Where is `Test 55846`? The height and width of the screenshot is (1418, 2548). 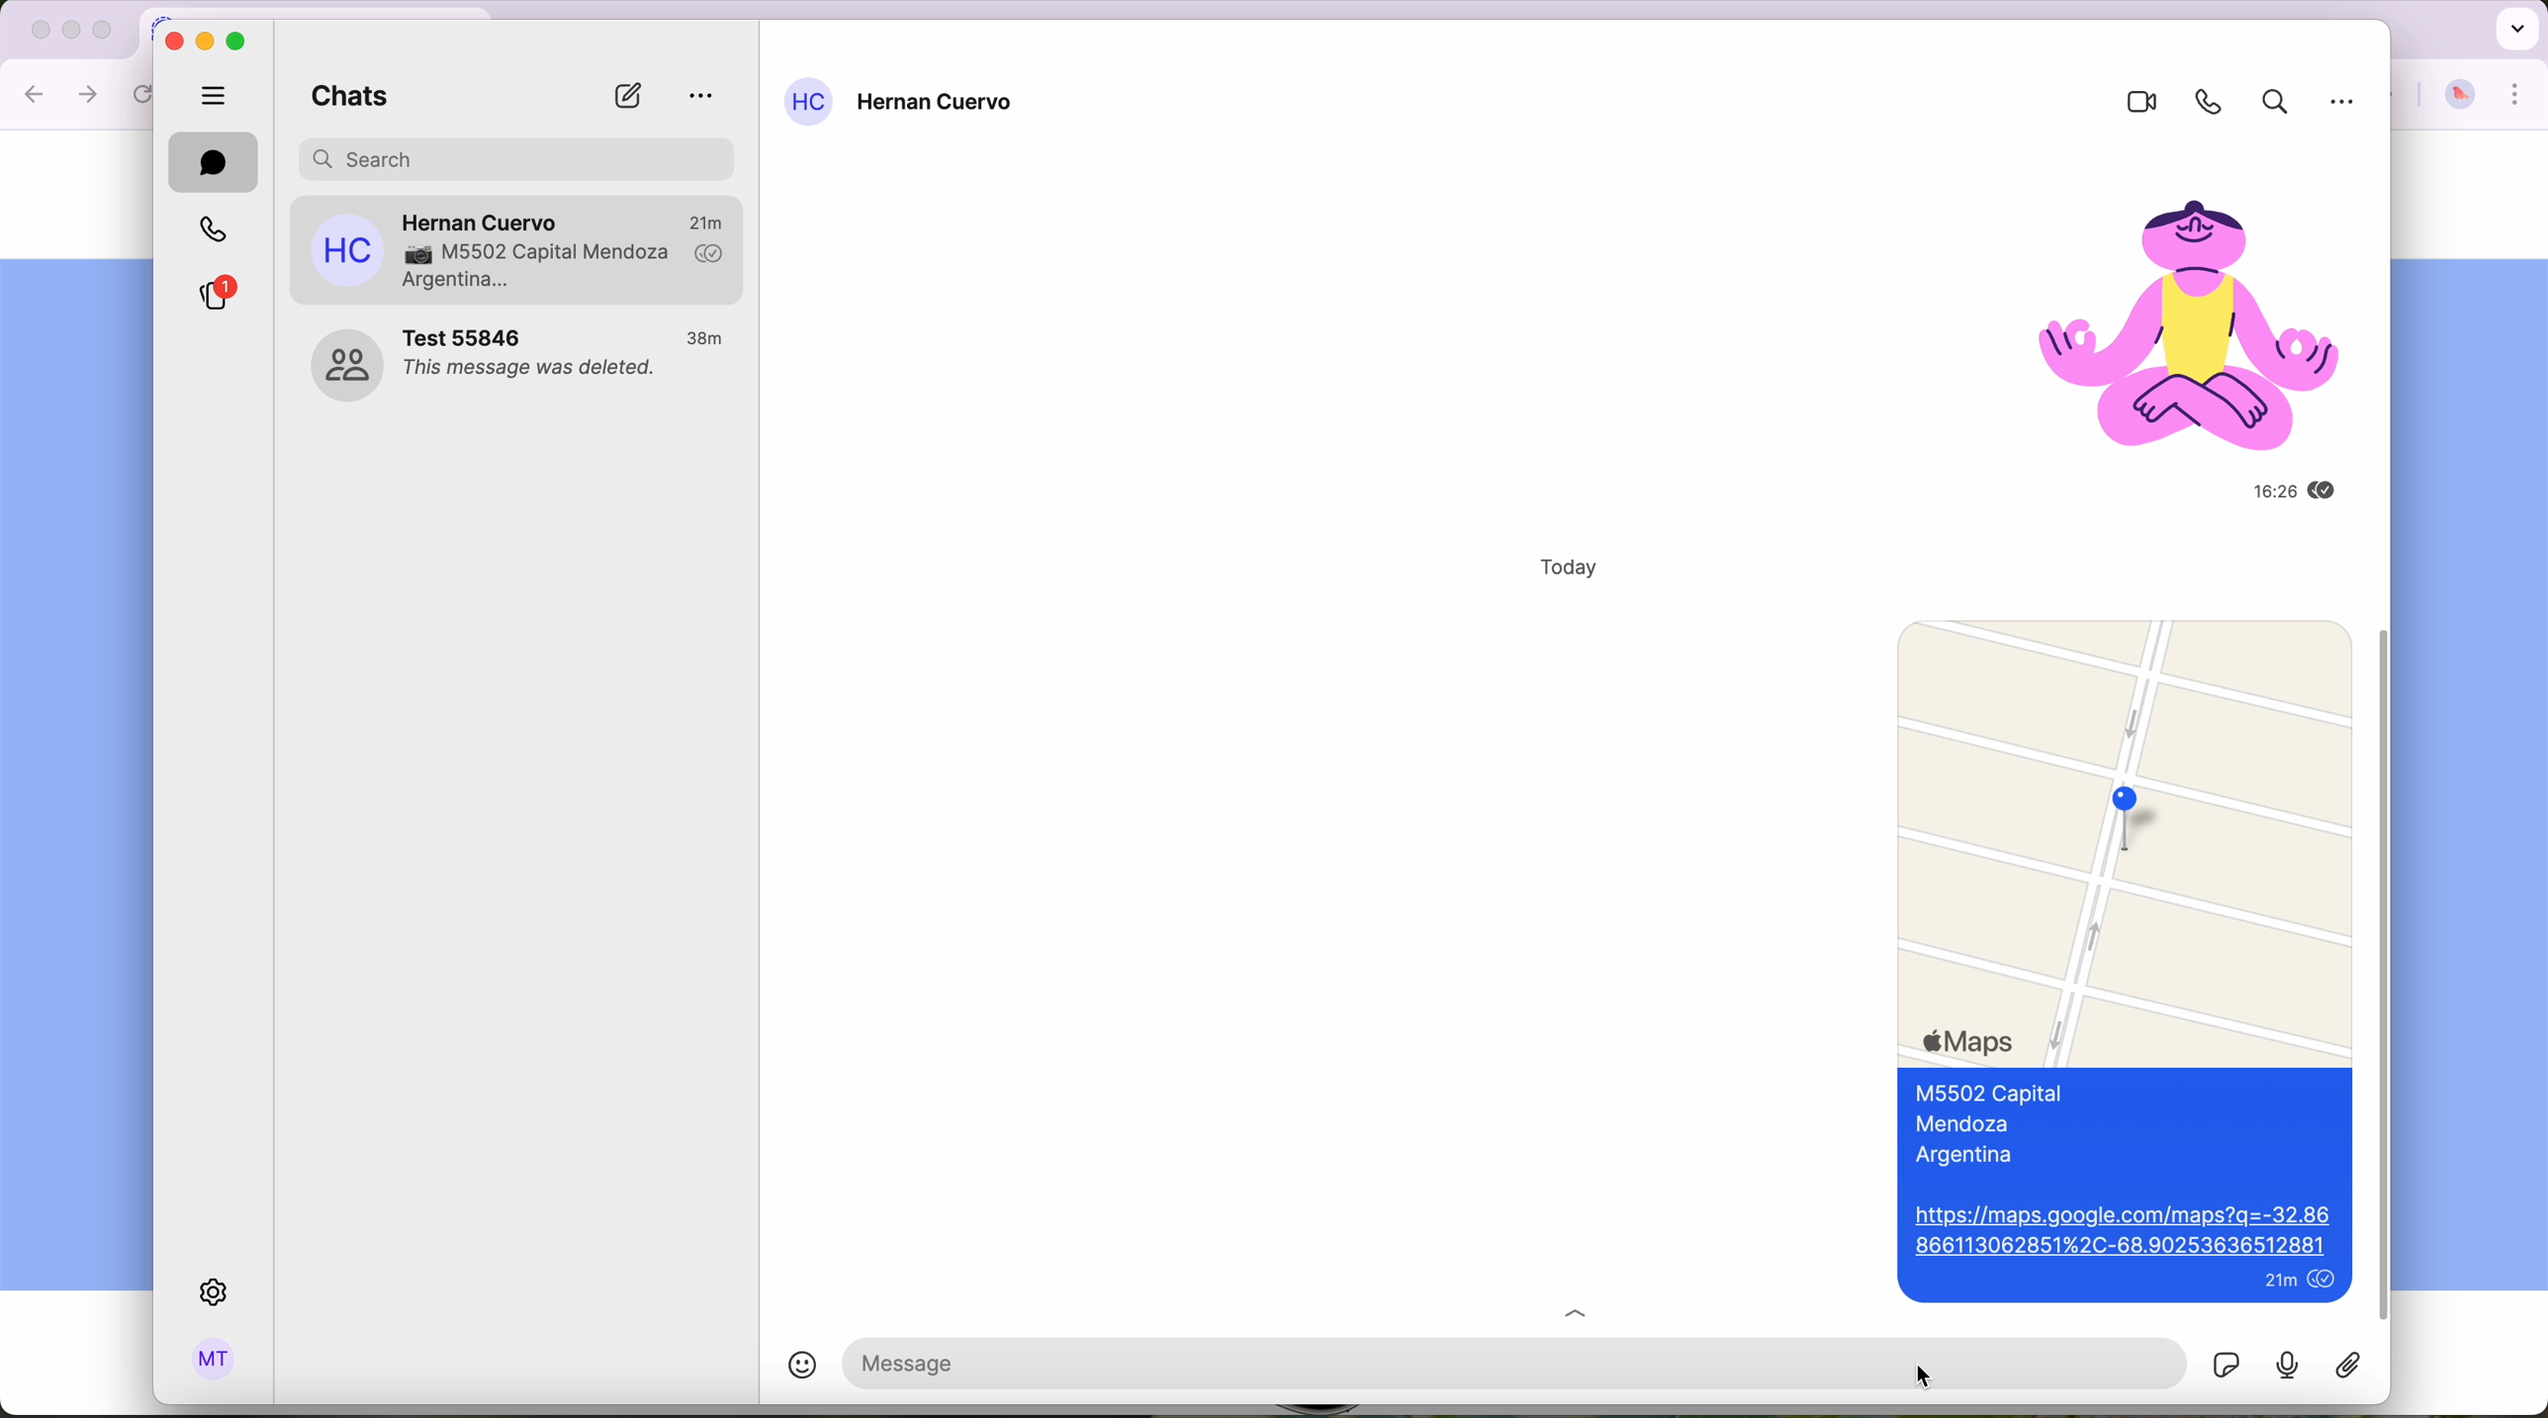 Test 55846 is located at coordinates (468, 336).